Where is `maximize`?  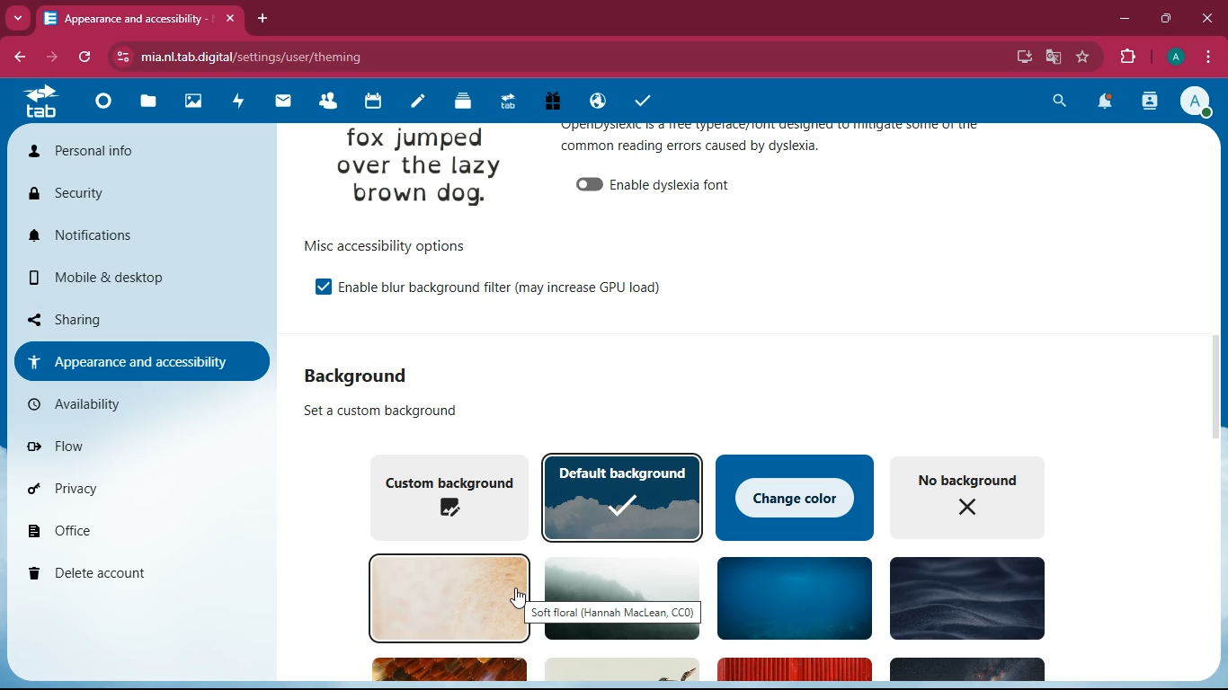
maximize is located at coordinates (1164, 19).